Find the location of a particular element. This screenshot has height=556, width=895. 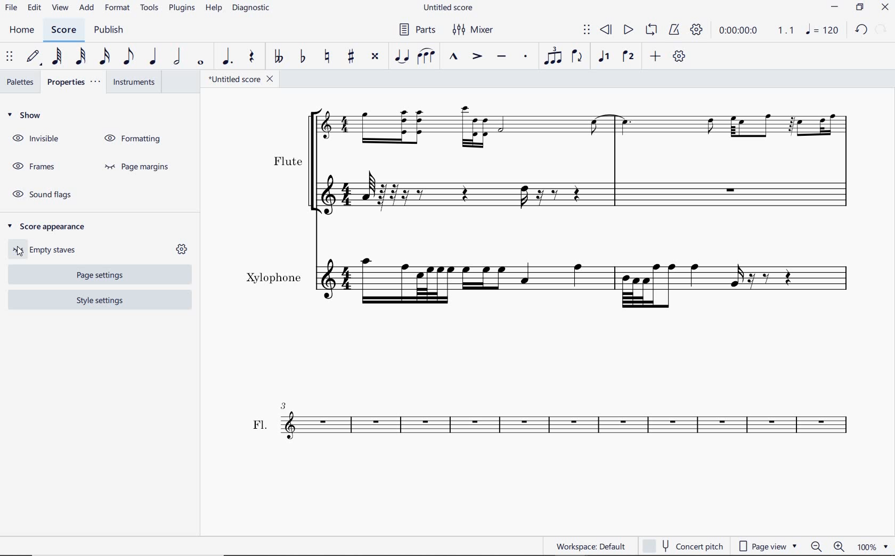

PARTS is located at coordinates (419, 29).